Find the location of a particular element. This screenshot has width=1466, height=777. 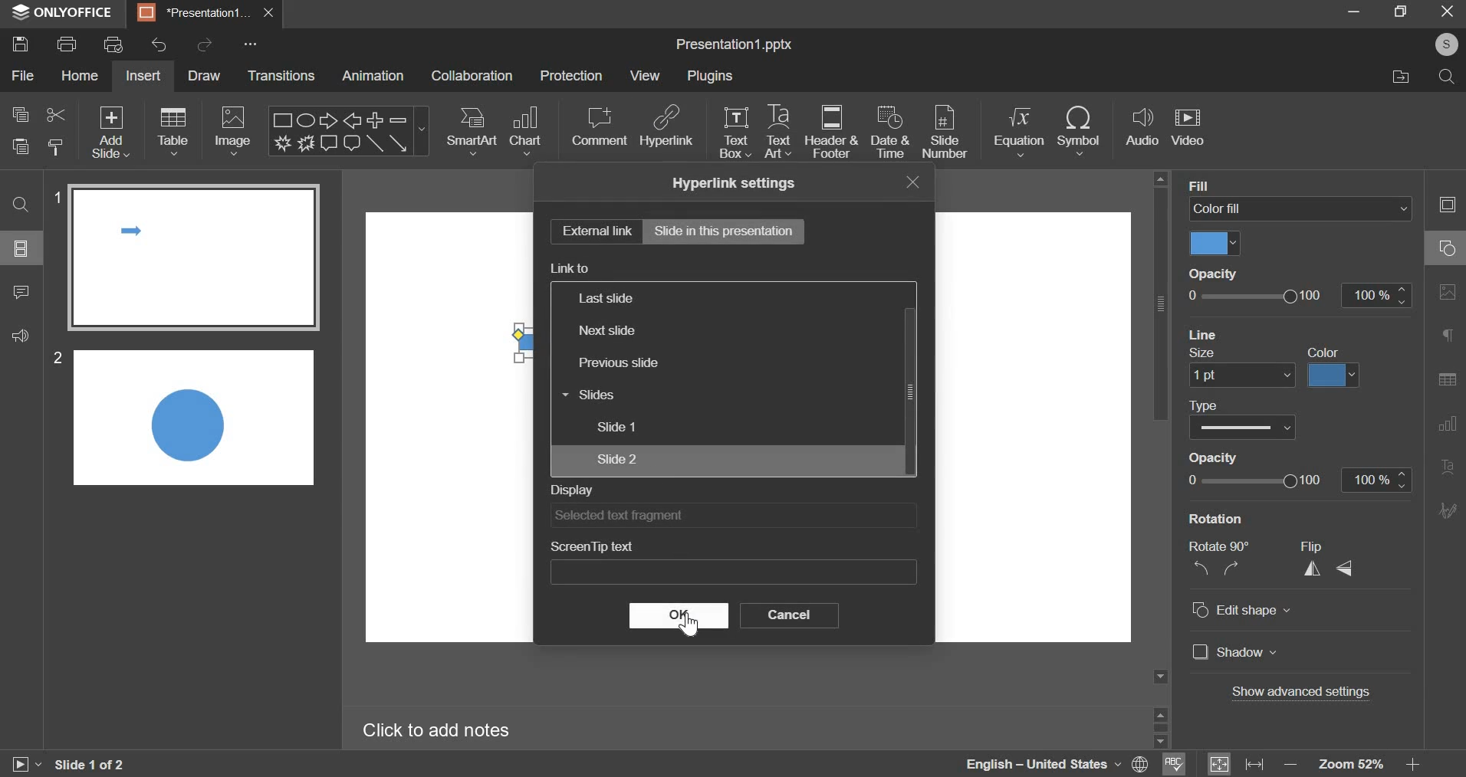

Rounded Rectangular callout is located at coordinates (352, 143).